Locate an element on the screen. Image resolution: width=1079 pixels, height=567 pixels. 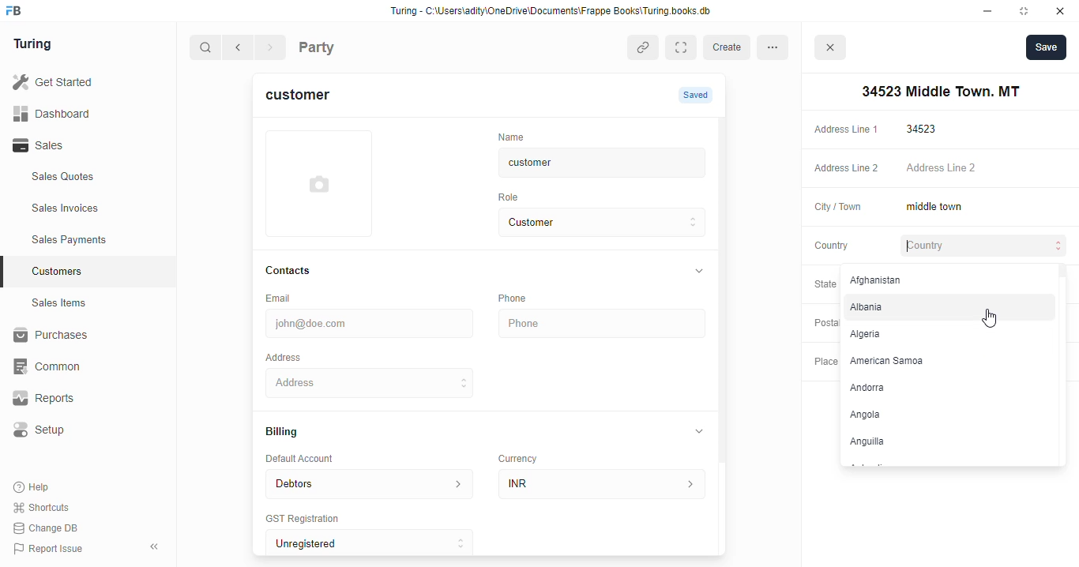
Phone is located at coordinates (606, 324).